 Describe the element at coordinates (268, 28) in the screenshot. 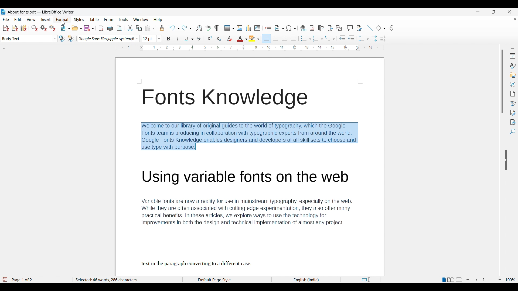

I see `Insert page break` at that location.